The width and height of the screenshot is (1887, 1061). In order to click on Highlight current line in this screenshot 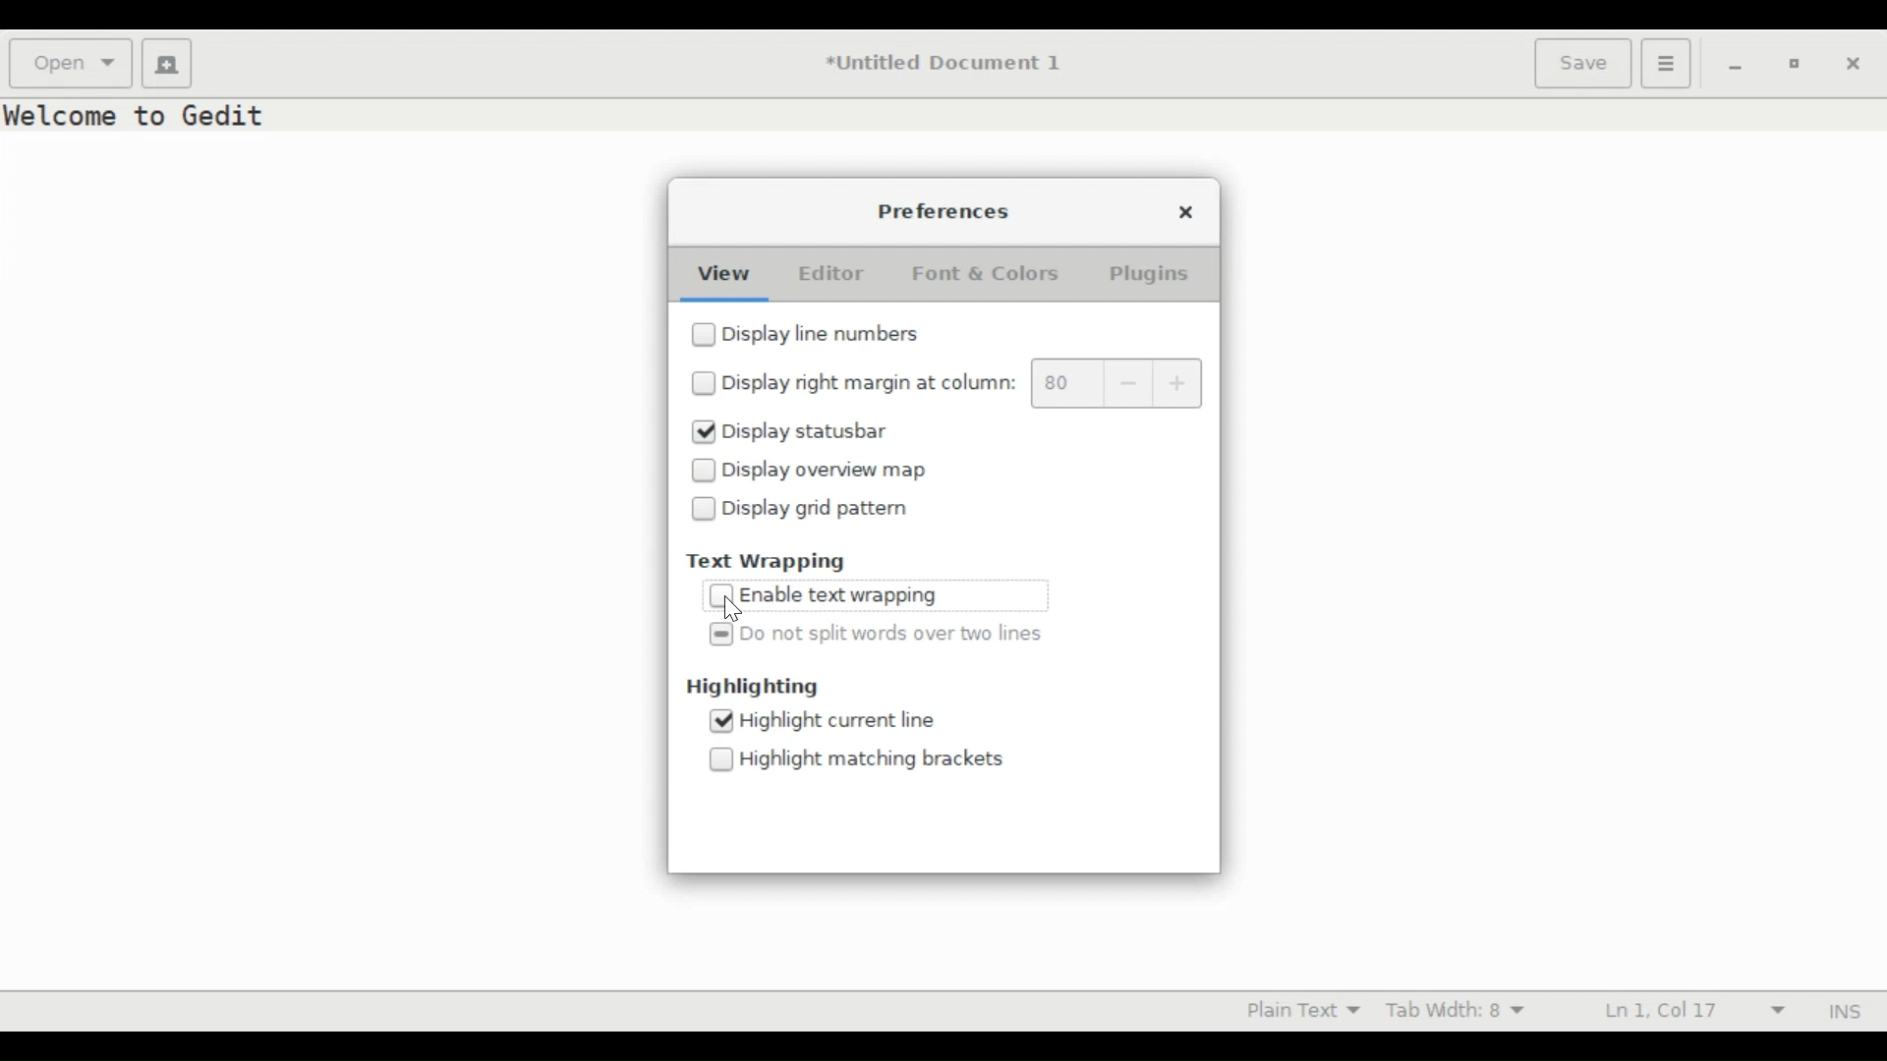, I will do `click(835, 721)`.